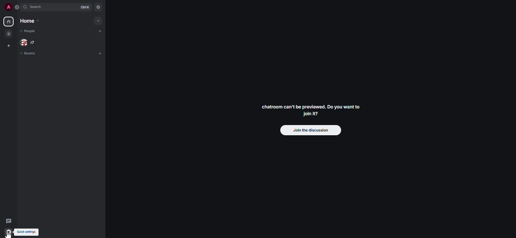  Describe the element at coordinates (311, 130) in the screenshot. I see `join the discussion` at that location.